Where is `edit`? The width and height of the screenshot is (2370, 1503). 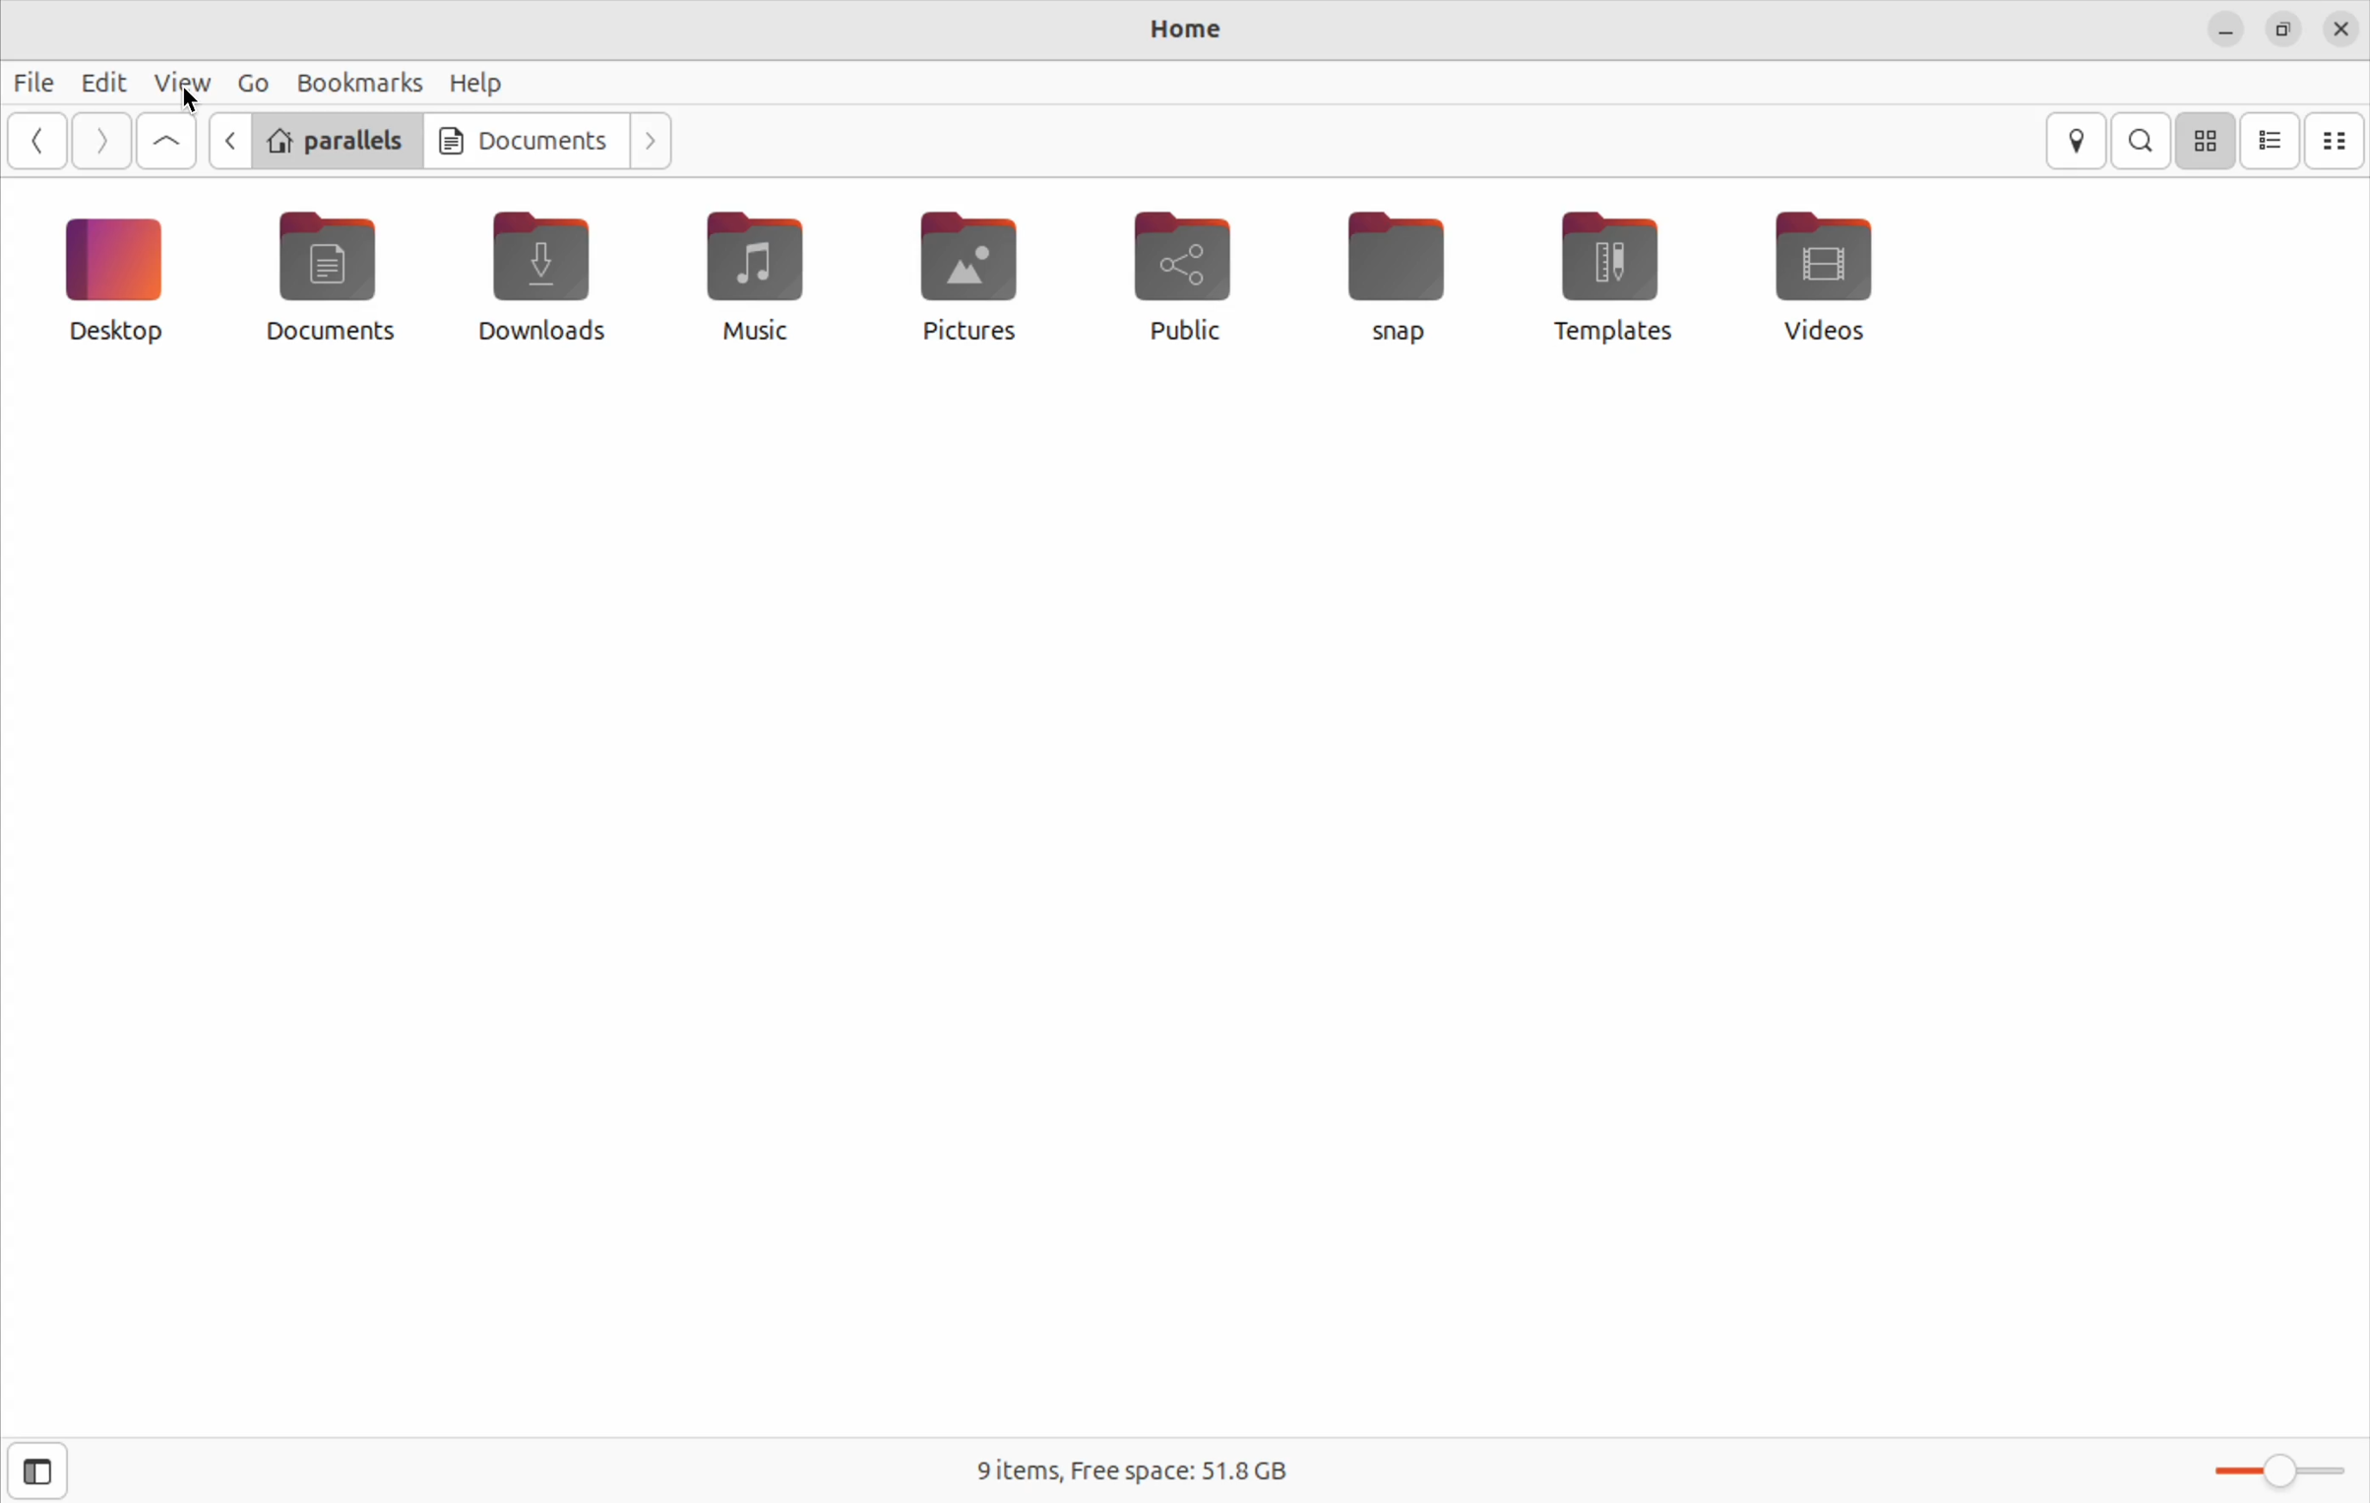 edit is located at coordinates (107, 82).